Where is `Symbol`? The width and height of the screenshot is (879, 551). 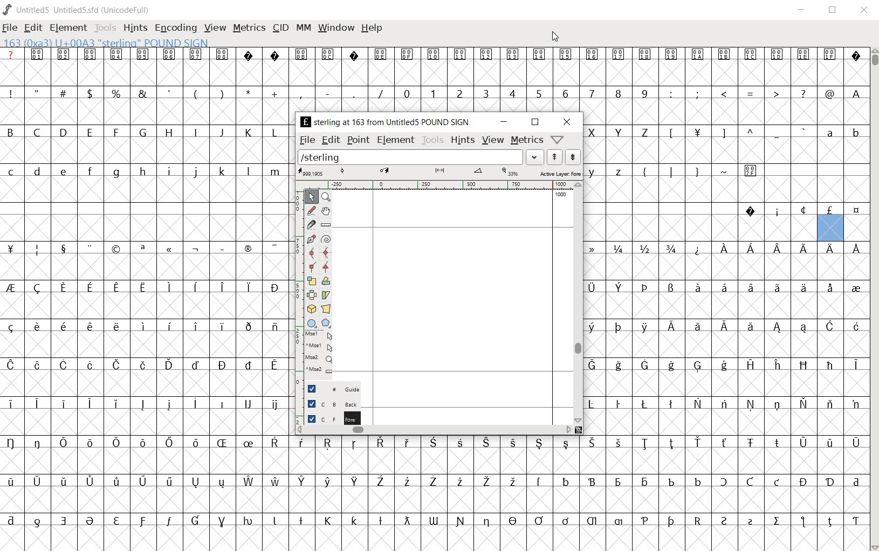
Symbol is located at coordinates (724, 366).